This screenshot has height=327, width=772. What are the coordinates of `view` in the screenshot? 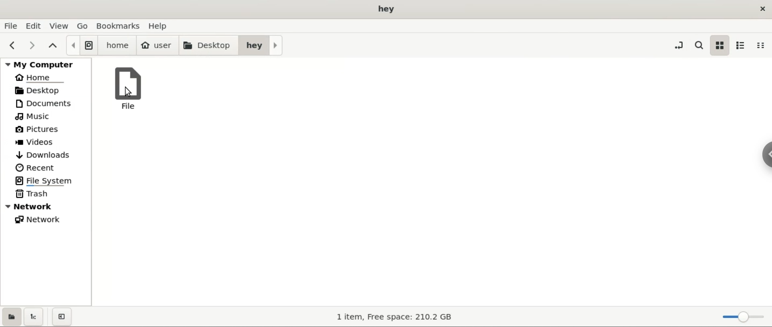 It's located at (60, 25).